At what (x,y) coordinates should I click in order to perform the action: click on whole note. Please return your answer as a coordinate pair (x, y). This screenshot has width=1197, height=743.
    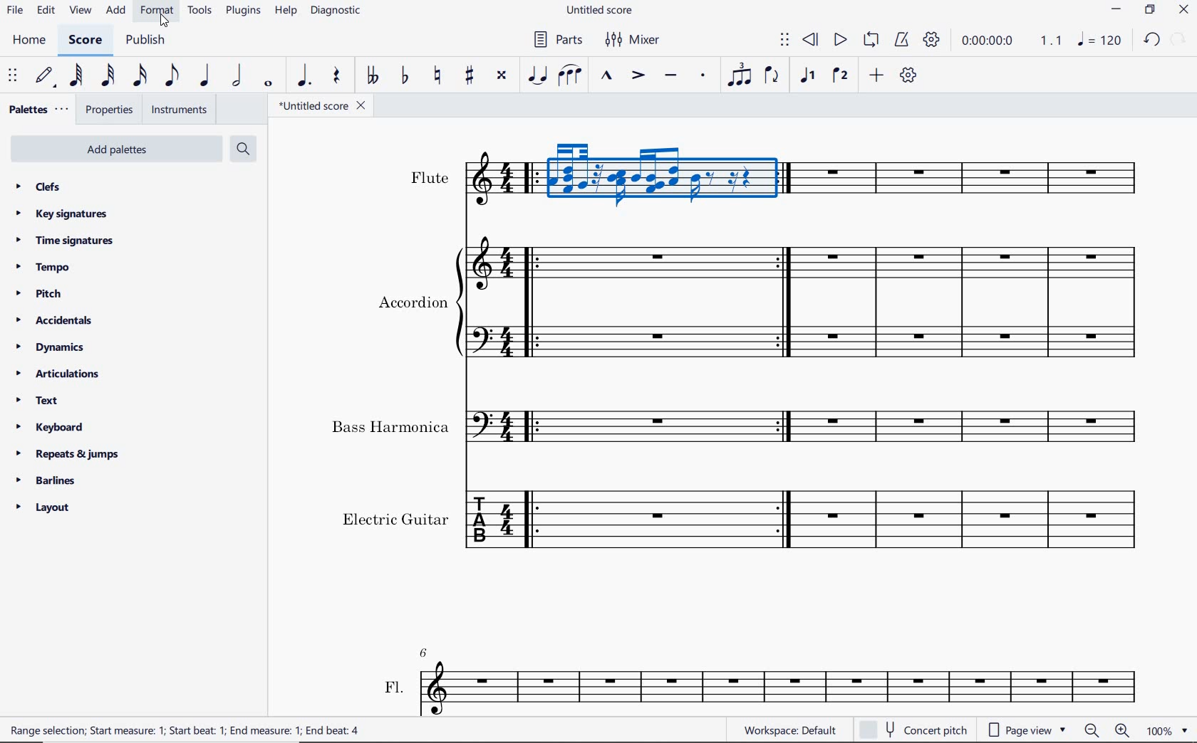
    Looking at the image, I should click on (269, 84).